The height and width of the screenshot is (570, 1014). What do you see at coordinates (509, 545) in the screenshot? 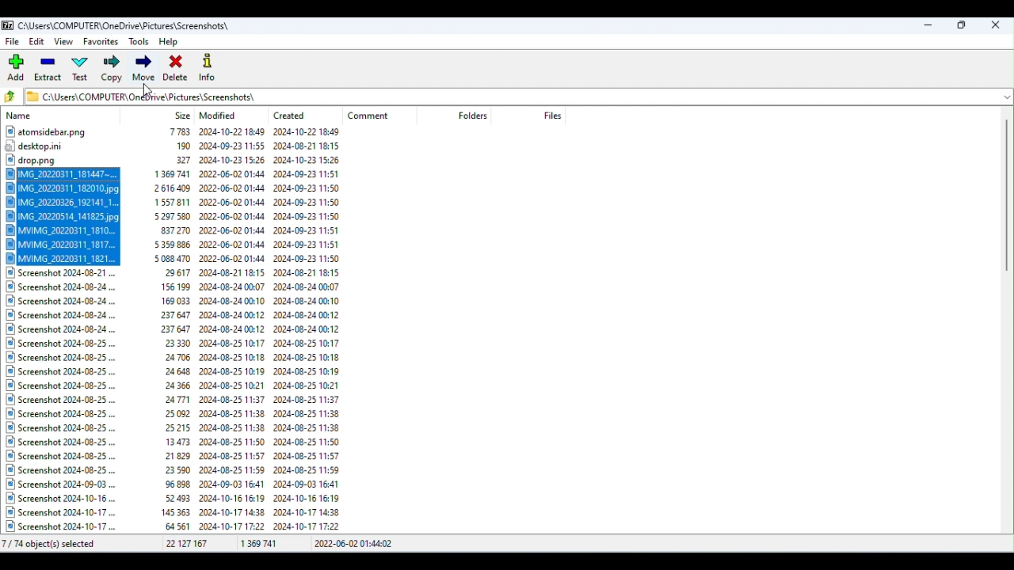
I see `Status bar` at bounding box center [509, 545].